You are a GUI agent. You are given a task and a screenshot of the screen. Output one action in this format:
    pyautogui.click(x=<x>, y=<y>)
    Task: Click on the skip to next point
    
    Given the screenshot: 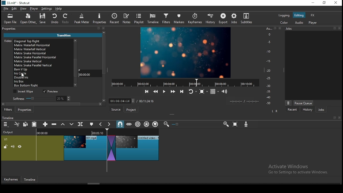 What is the action you would take?
    pyautogui.click(x=181, y=91)
    